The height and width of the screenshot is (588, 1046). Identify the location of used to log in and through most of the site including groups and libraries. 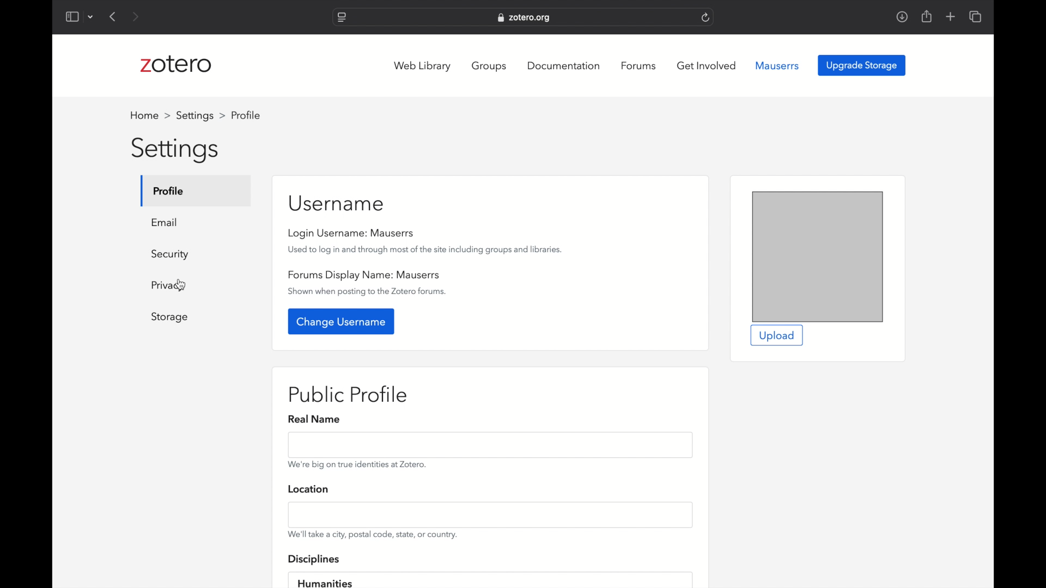
(425, 250).